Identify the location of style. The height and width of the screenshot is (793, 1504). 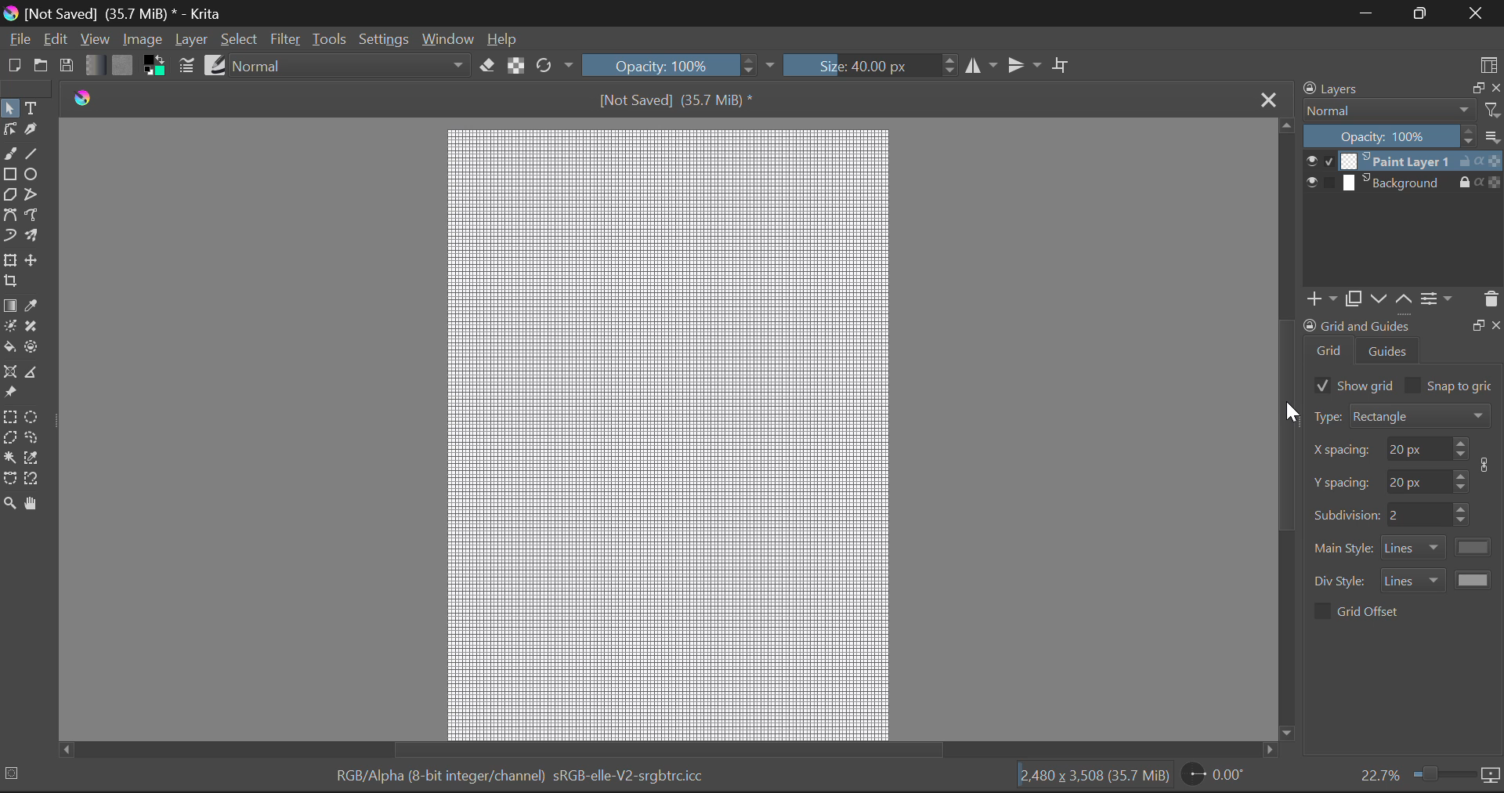
(1413, 579).